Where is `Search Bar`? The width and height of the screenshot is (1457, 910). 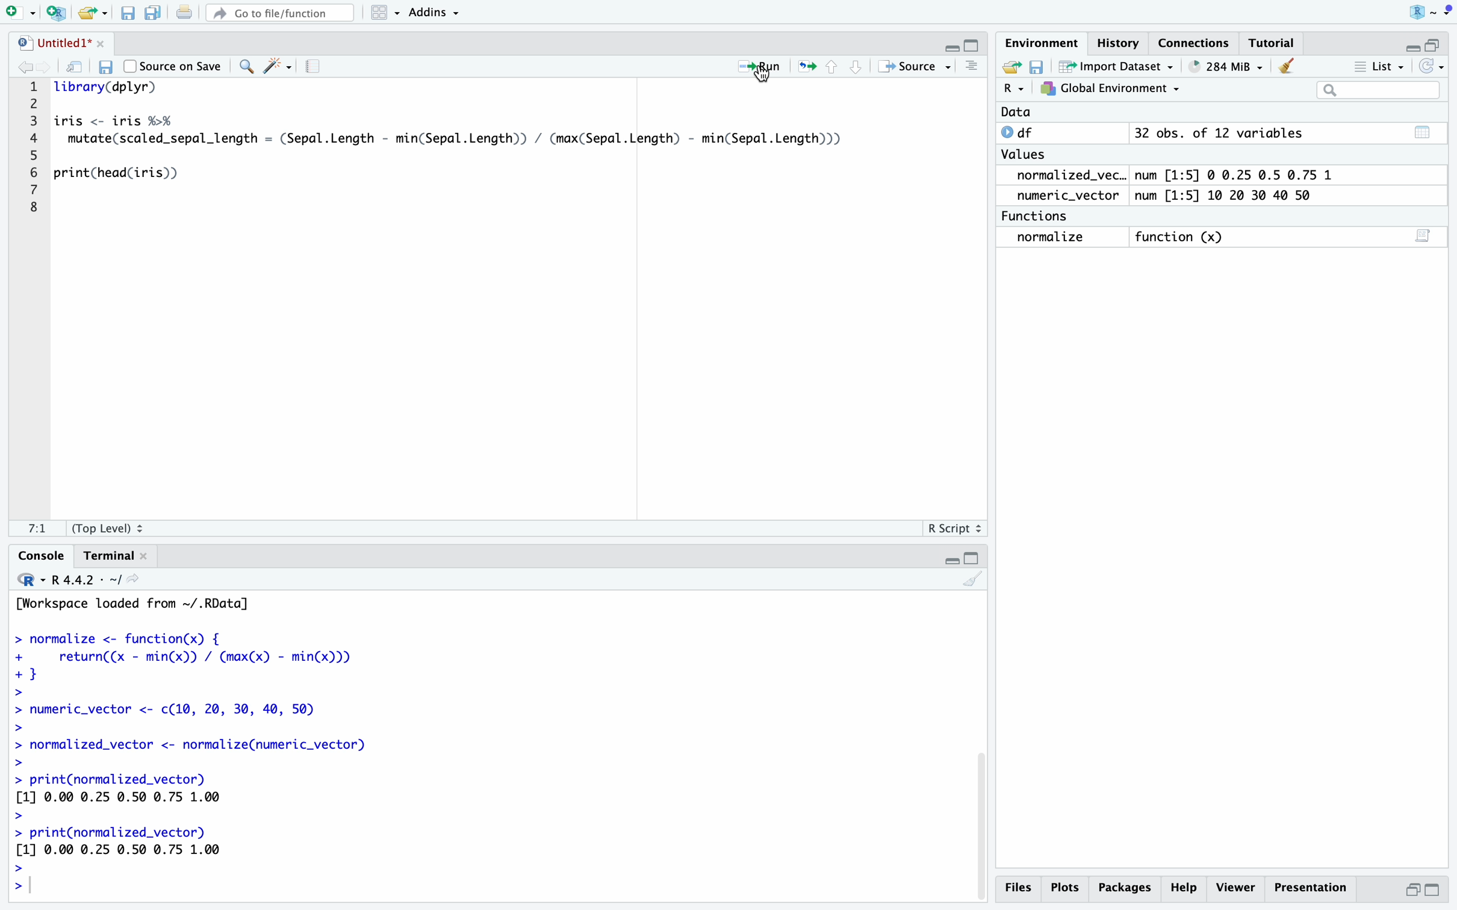
Search Bar is located at coordinates (1378, 91).